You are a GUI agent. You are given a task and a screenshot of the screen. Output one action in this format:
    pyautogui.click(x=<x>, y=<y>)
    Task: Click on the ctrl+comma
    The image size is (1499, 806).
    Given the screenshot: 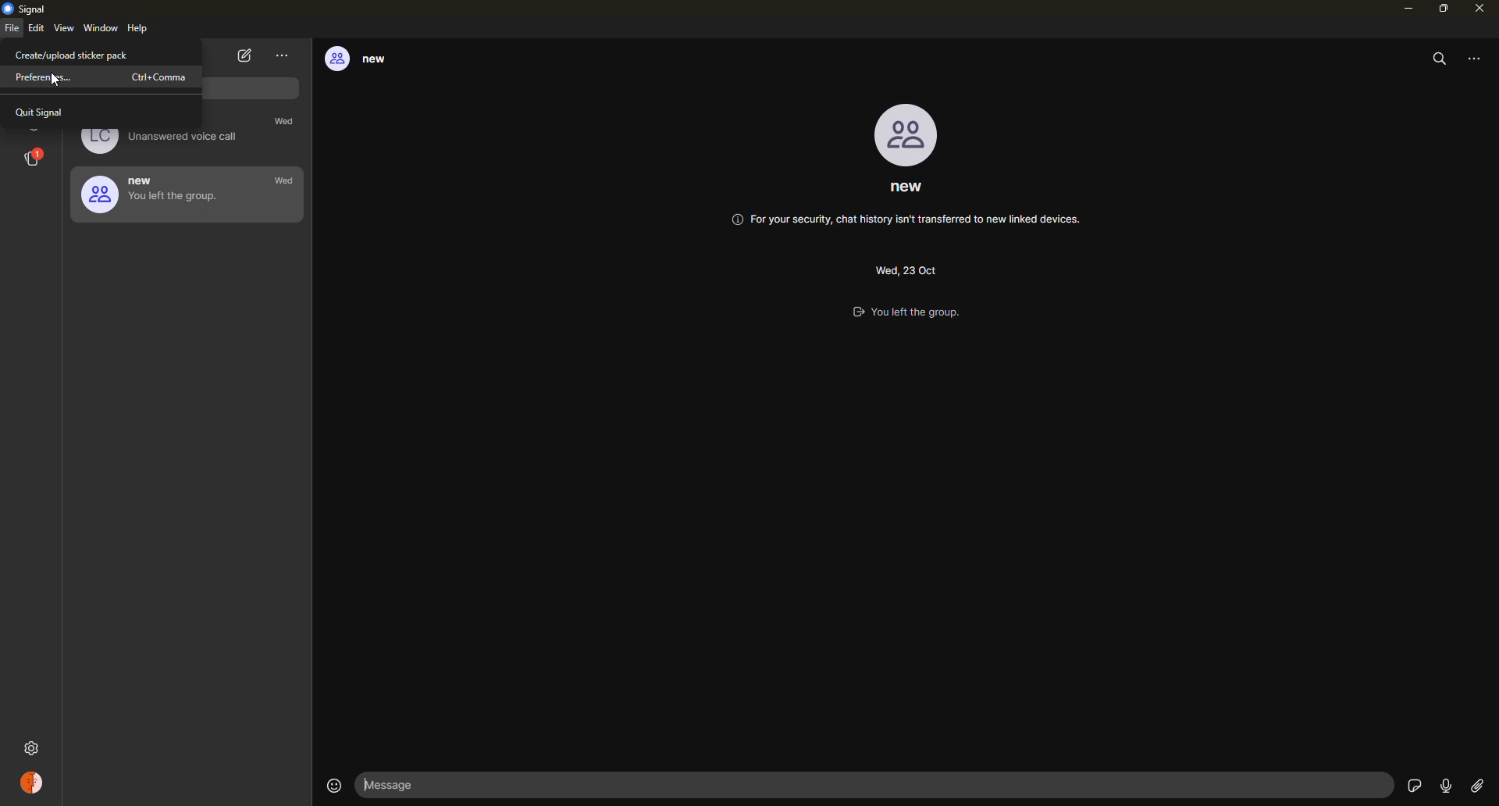 What is the action you would take?
    pyautogui.click(x=162, y=77)
    